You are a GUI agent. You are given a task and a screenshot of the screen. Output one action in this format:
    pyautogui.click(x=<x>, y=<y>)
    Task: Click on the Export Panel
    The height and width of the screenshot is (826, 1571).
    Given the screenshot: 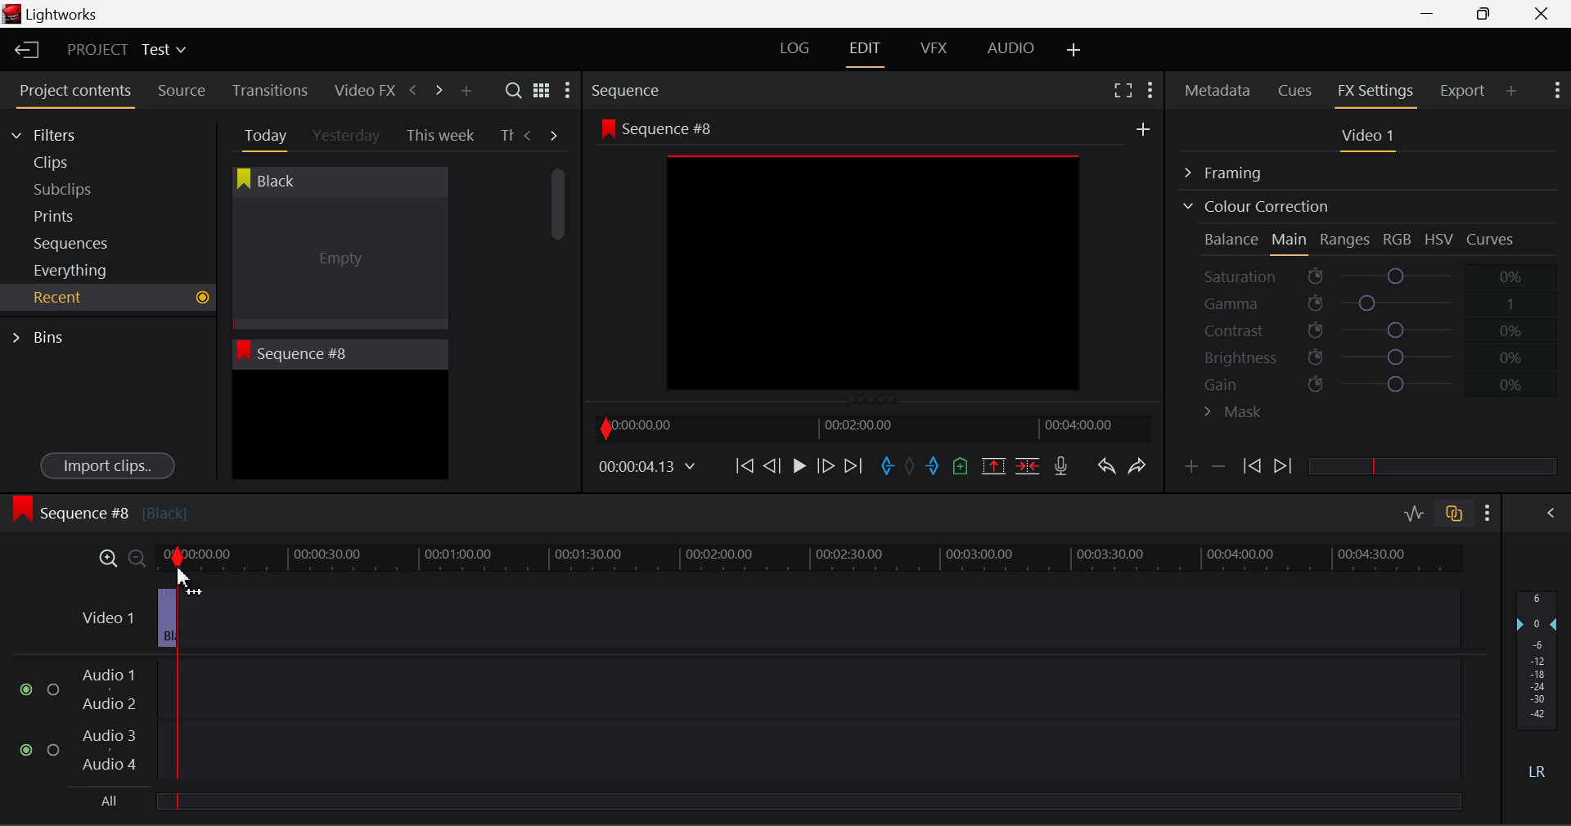 What is the action you would take?
    pyautogui.click(x=1465, y=90)
    